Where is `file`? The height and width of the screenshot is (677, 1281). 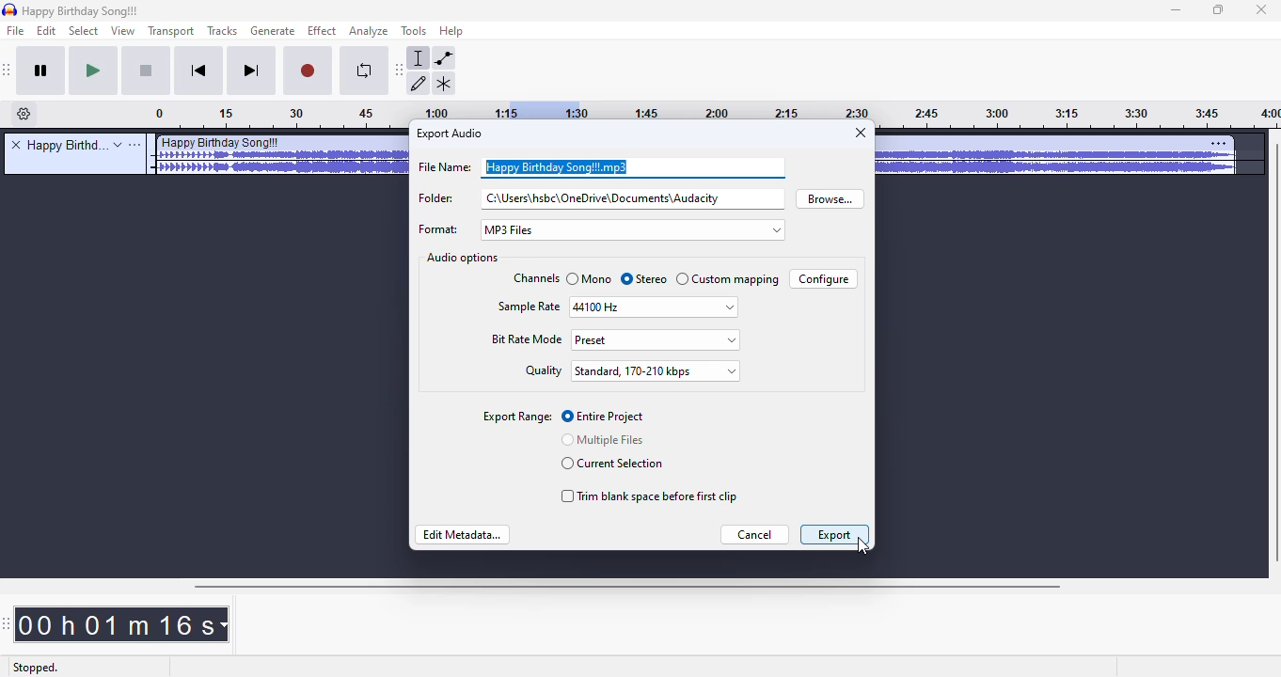
file is located at coordinates (17, 31).